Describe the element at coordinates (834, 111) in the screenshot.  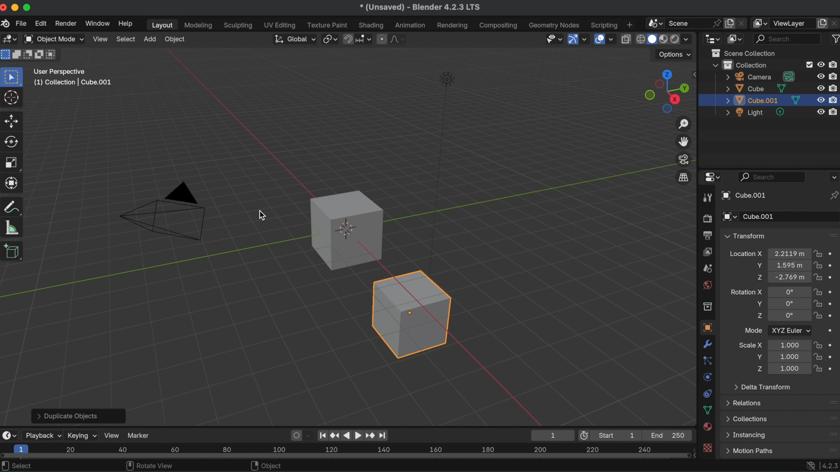
I see `disable in render` at that location.